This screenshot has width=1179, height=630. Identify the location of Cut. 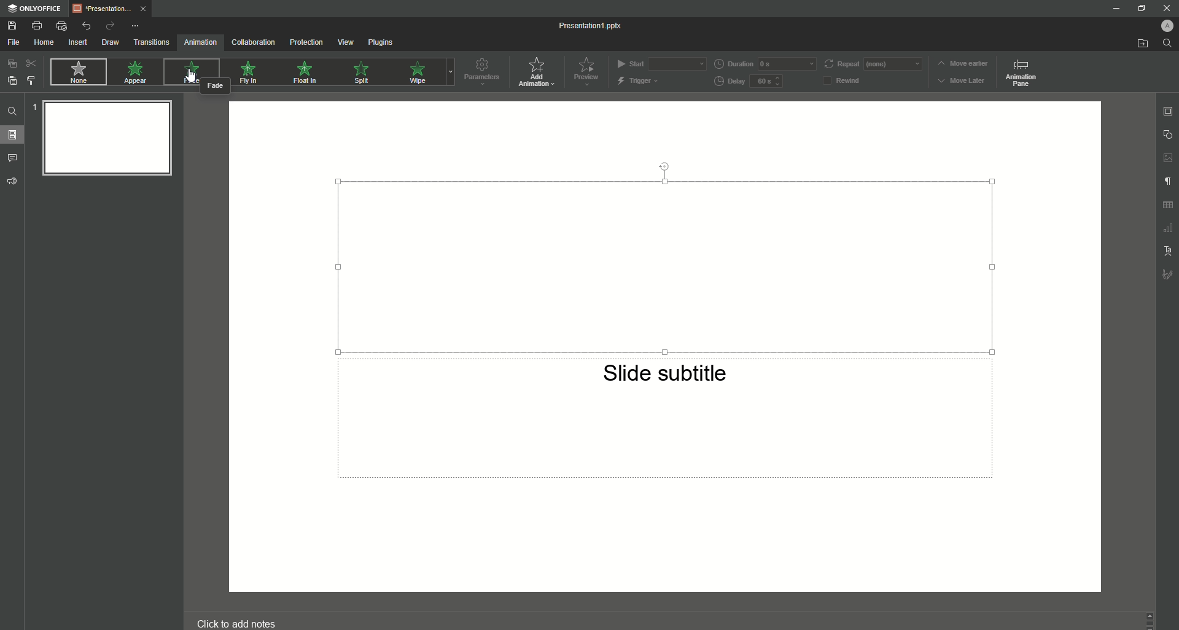
(29, 64).